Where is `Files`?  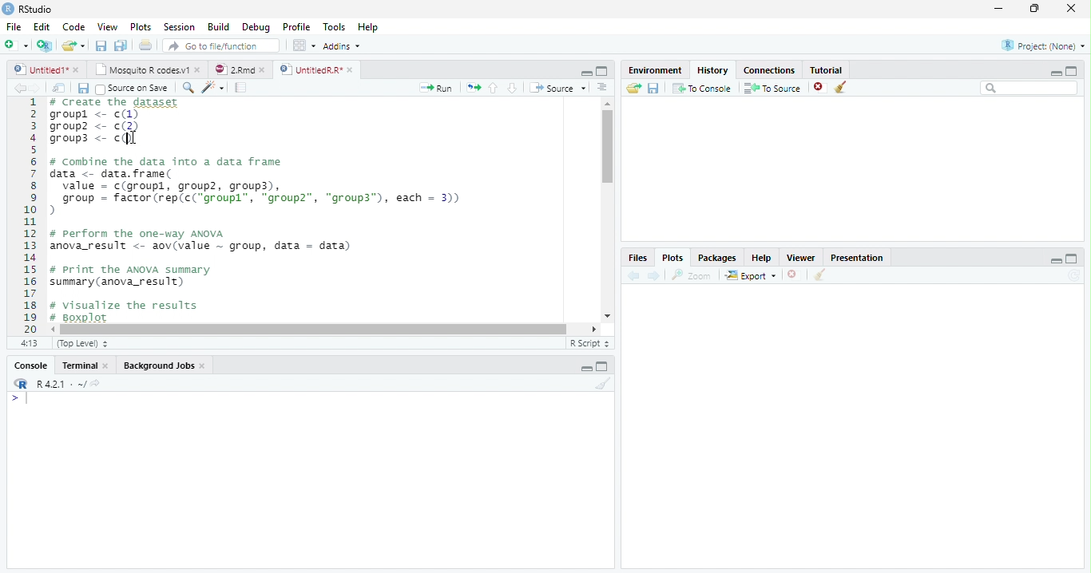 Files is located at coordinates (637, 258).